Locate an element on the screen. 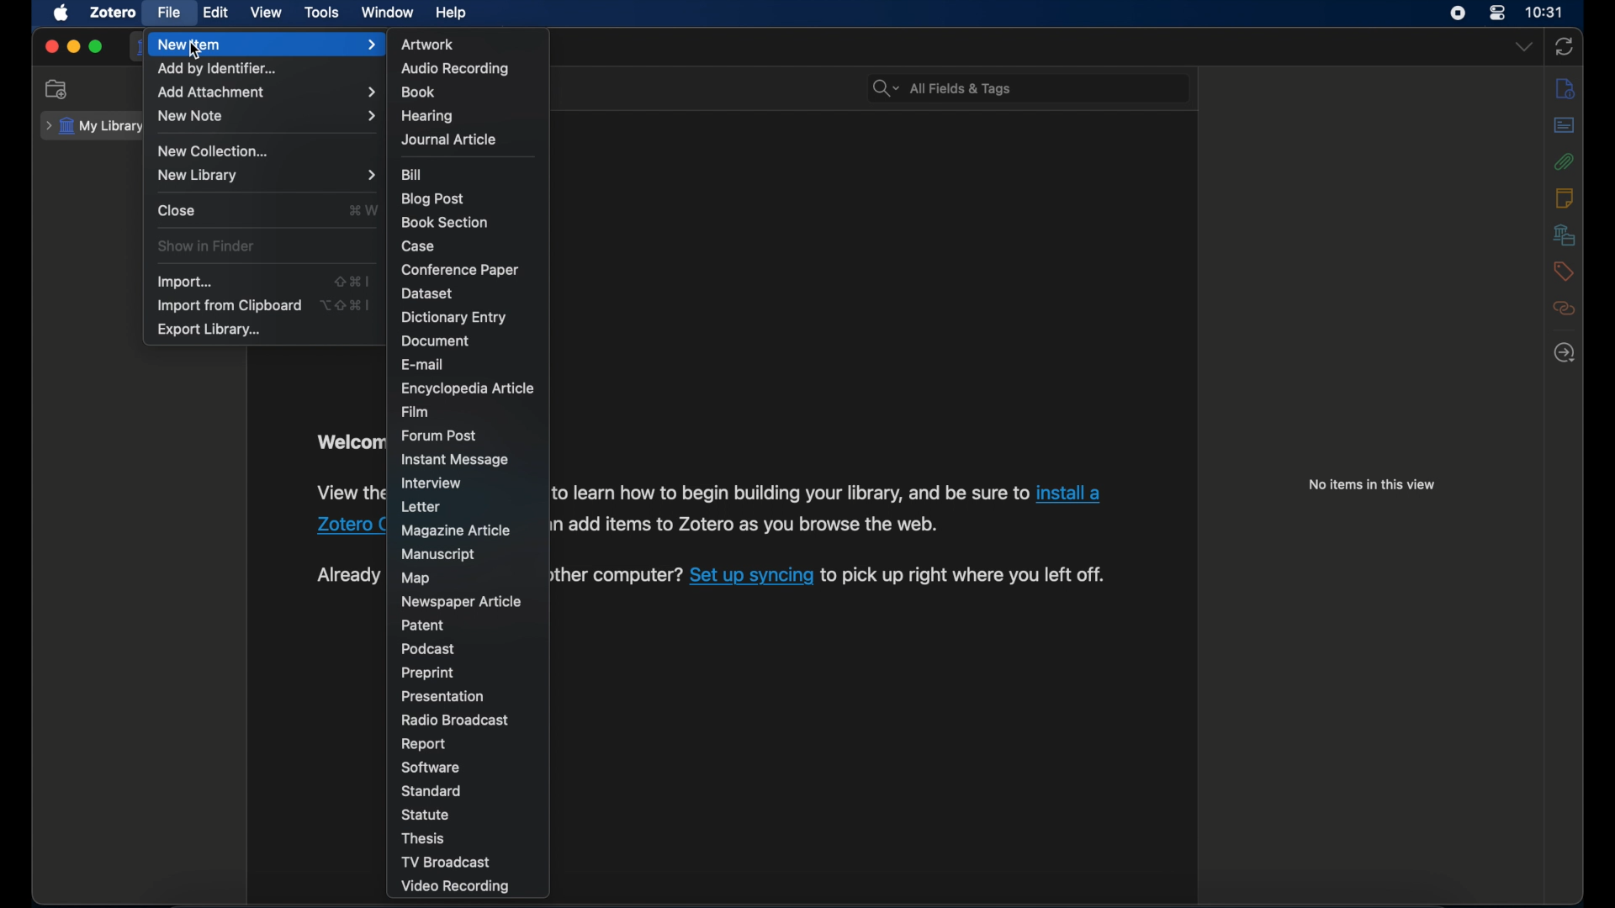 The width and height of the screenshot is (1615, 908). time is located at coordinates (1545, 11).